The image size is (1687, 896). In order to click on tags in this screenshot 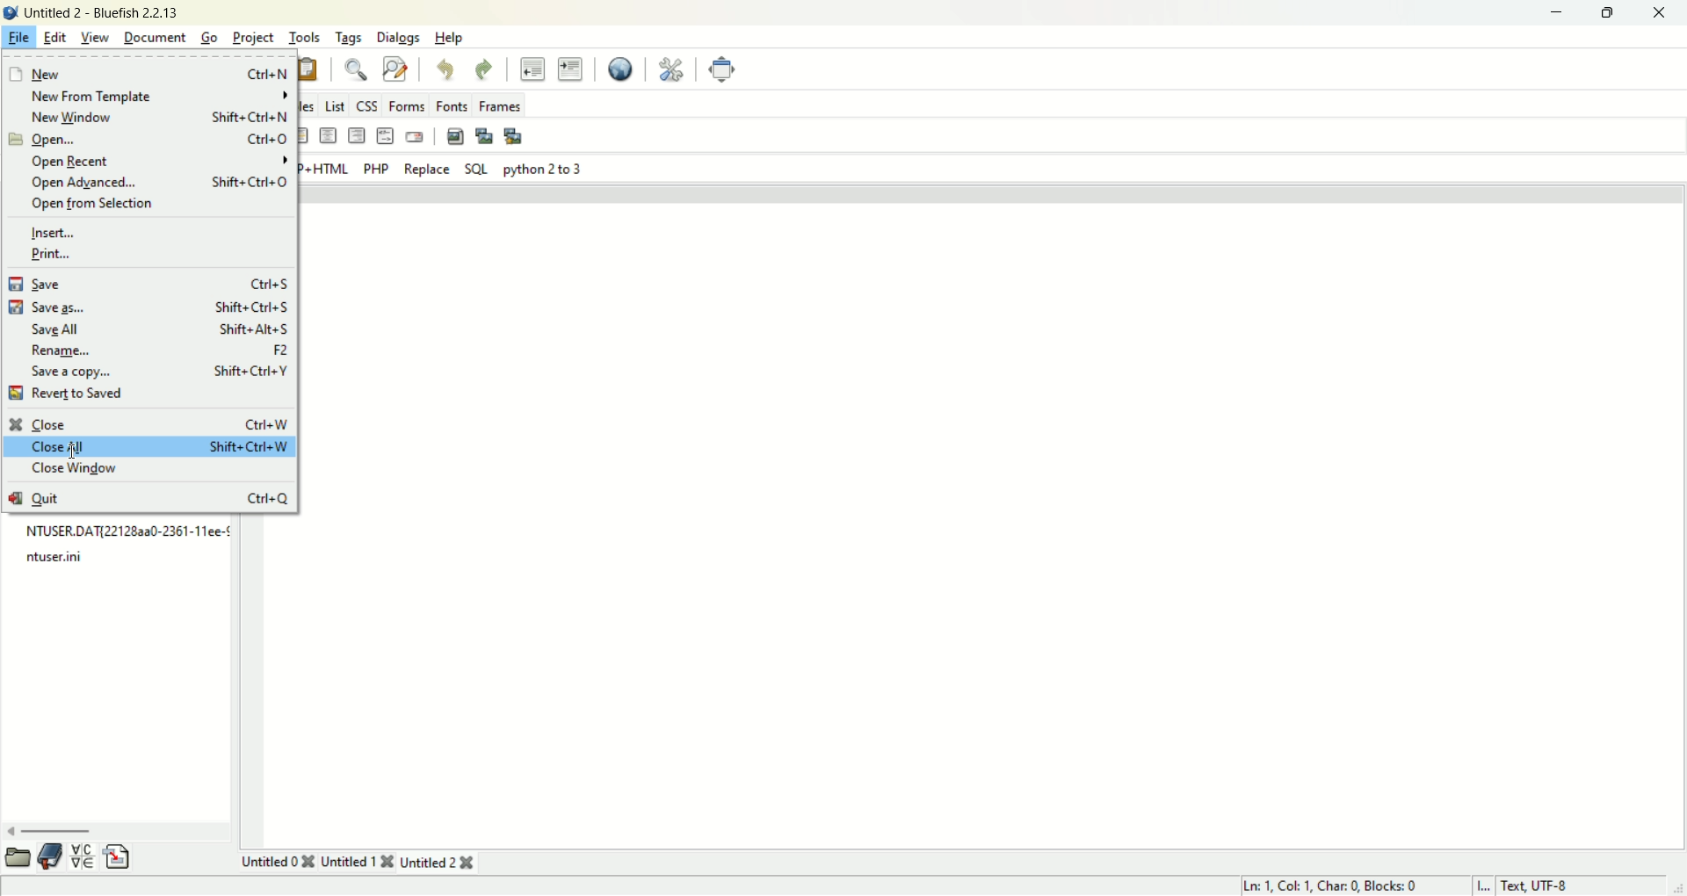, I will do `click(349, 38)`.